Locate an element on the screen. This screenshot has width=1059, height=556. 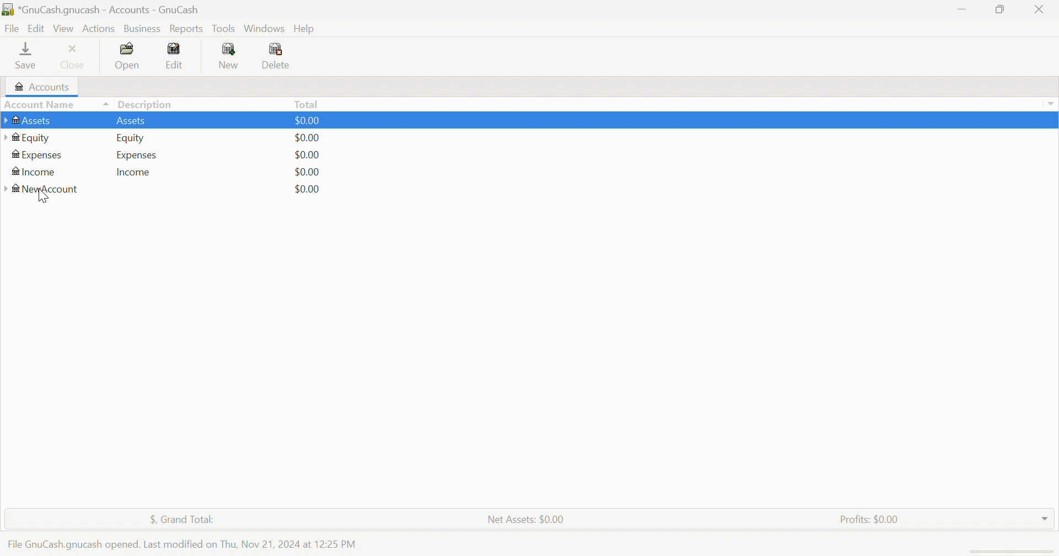
Account Name is located at coordinates (56, 105).